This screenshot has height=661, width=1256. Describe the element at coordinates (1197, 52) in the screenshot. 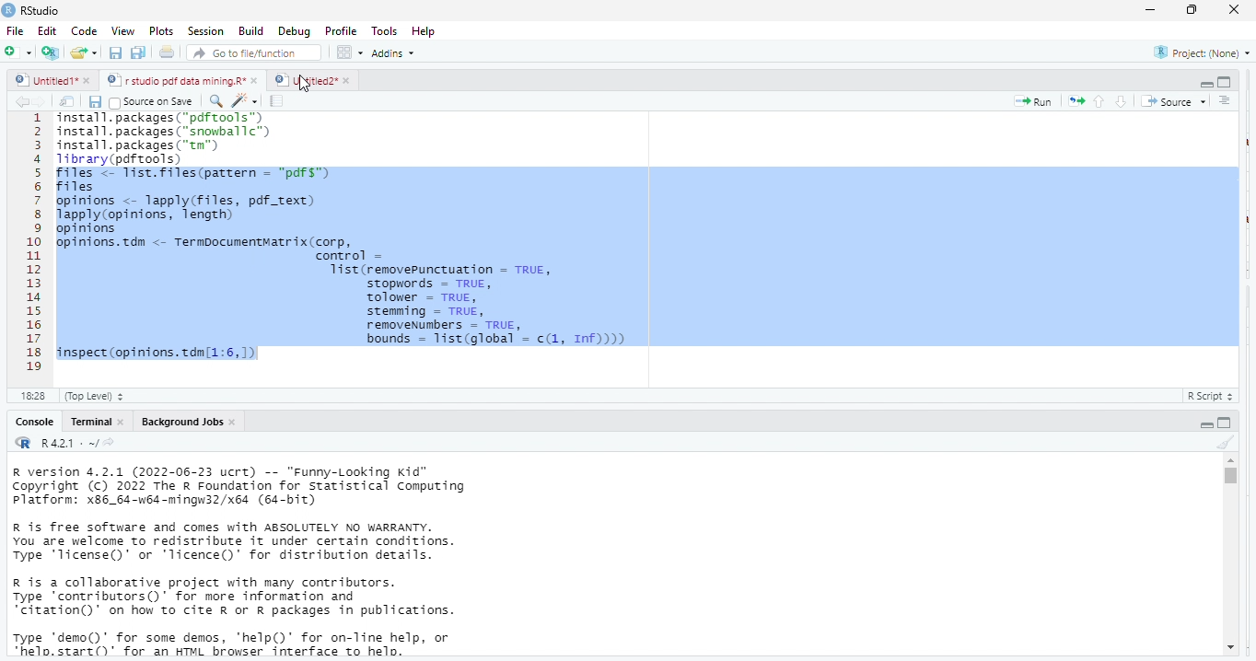

I see `project (none)` at that location.